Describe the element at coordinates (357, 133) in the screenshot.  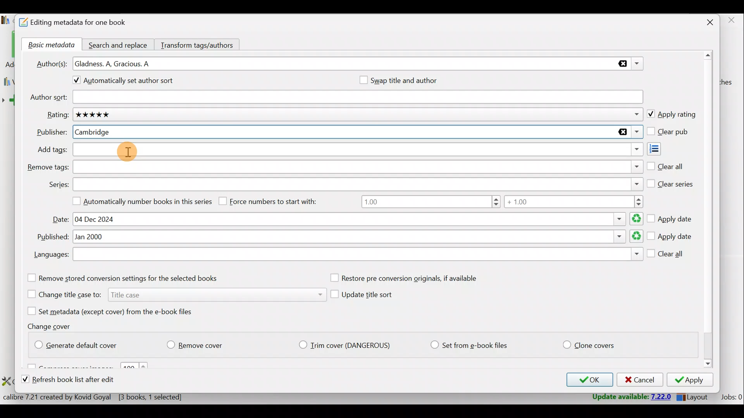
I see `Publisher` at that location.